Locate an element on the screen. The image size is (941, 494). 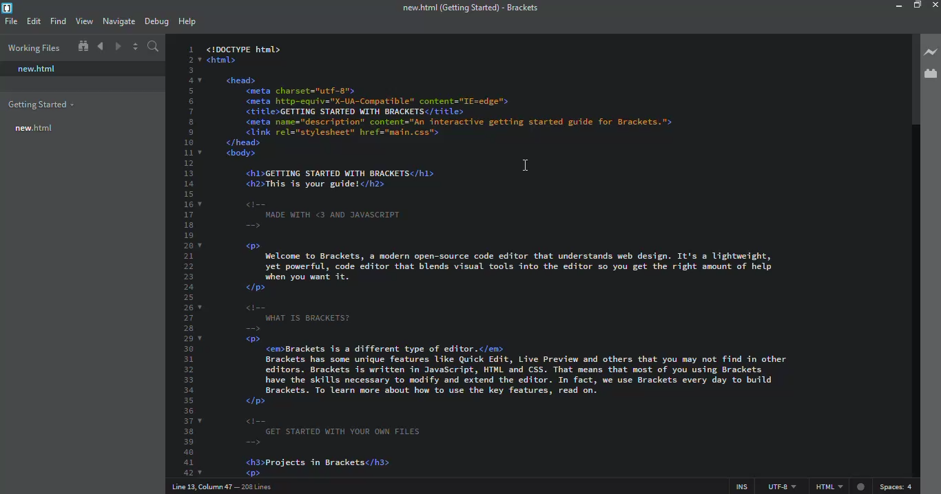
utf 8 is located at coordinates (781, 484).